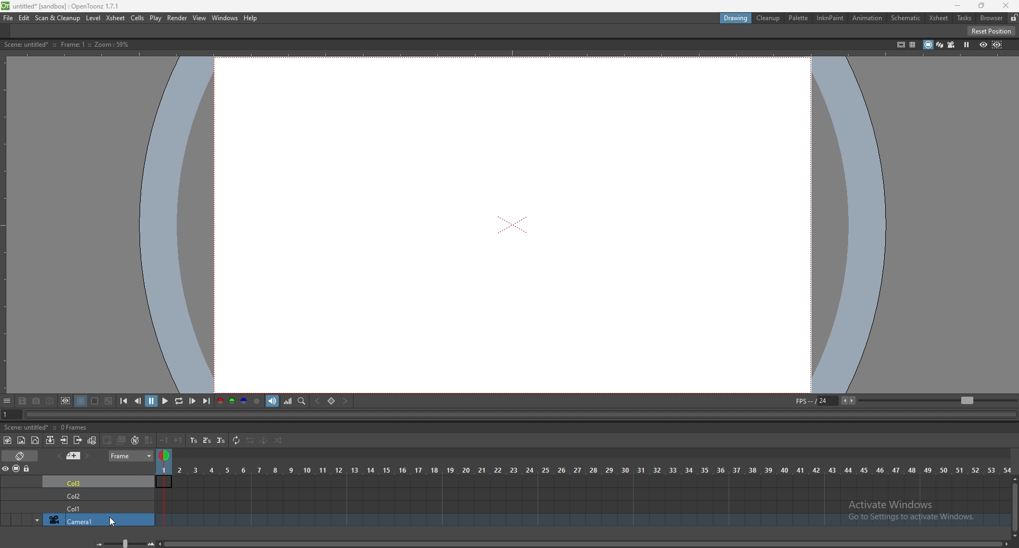 This screenshot has height=548, width=1019. Describe the element at coordinates (64, 440) in the screenshot. I see `open sub xsheet` at that location.